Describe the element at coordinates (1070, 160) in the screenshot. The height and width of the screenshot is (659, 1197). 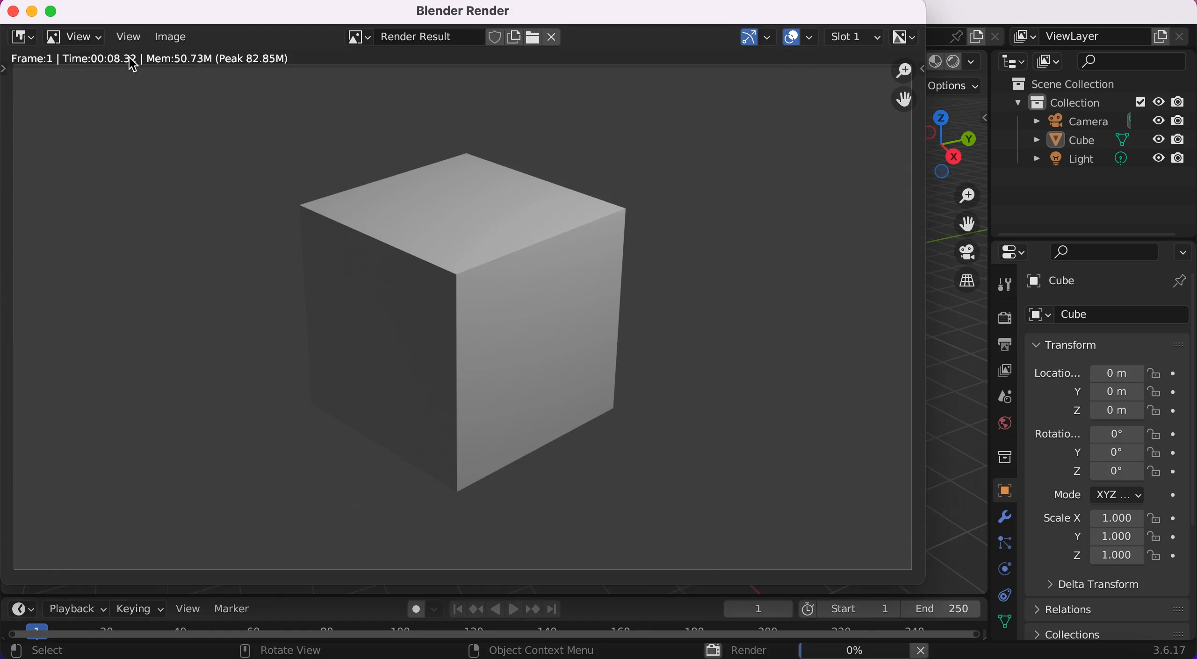
I see `light` at that location.